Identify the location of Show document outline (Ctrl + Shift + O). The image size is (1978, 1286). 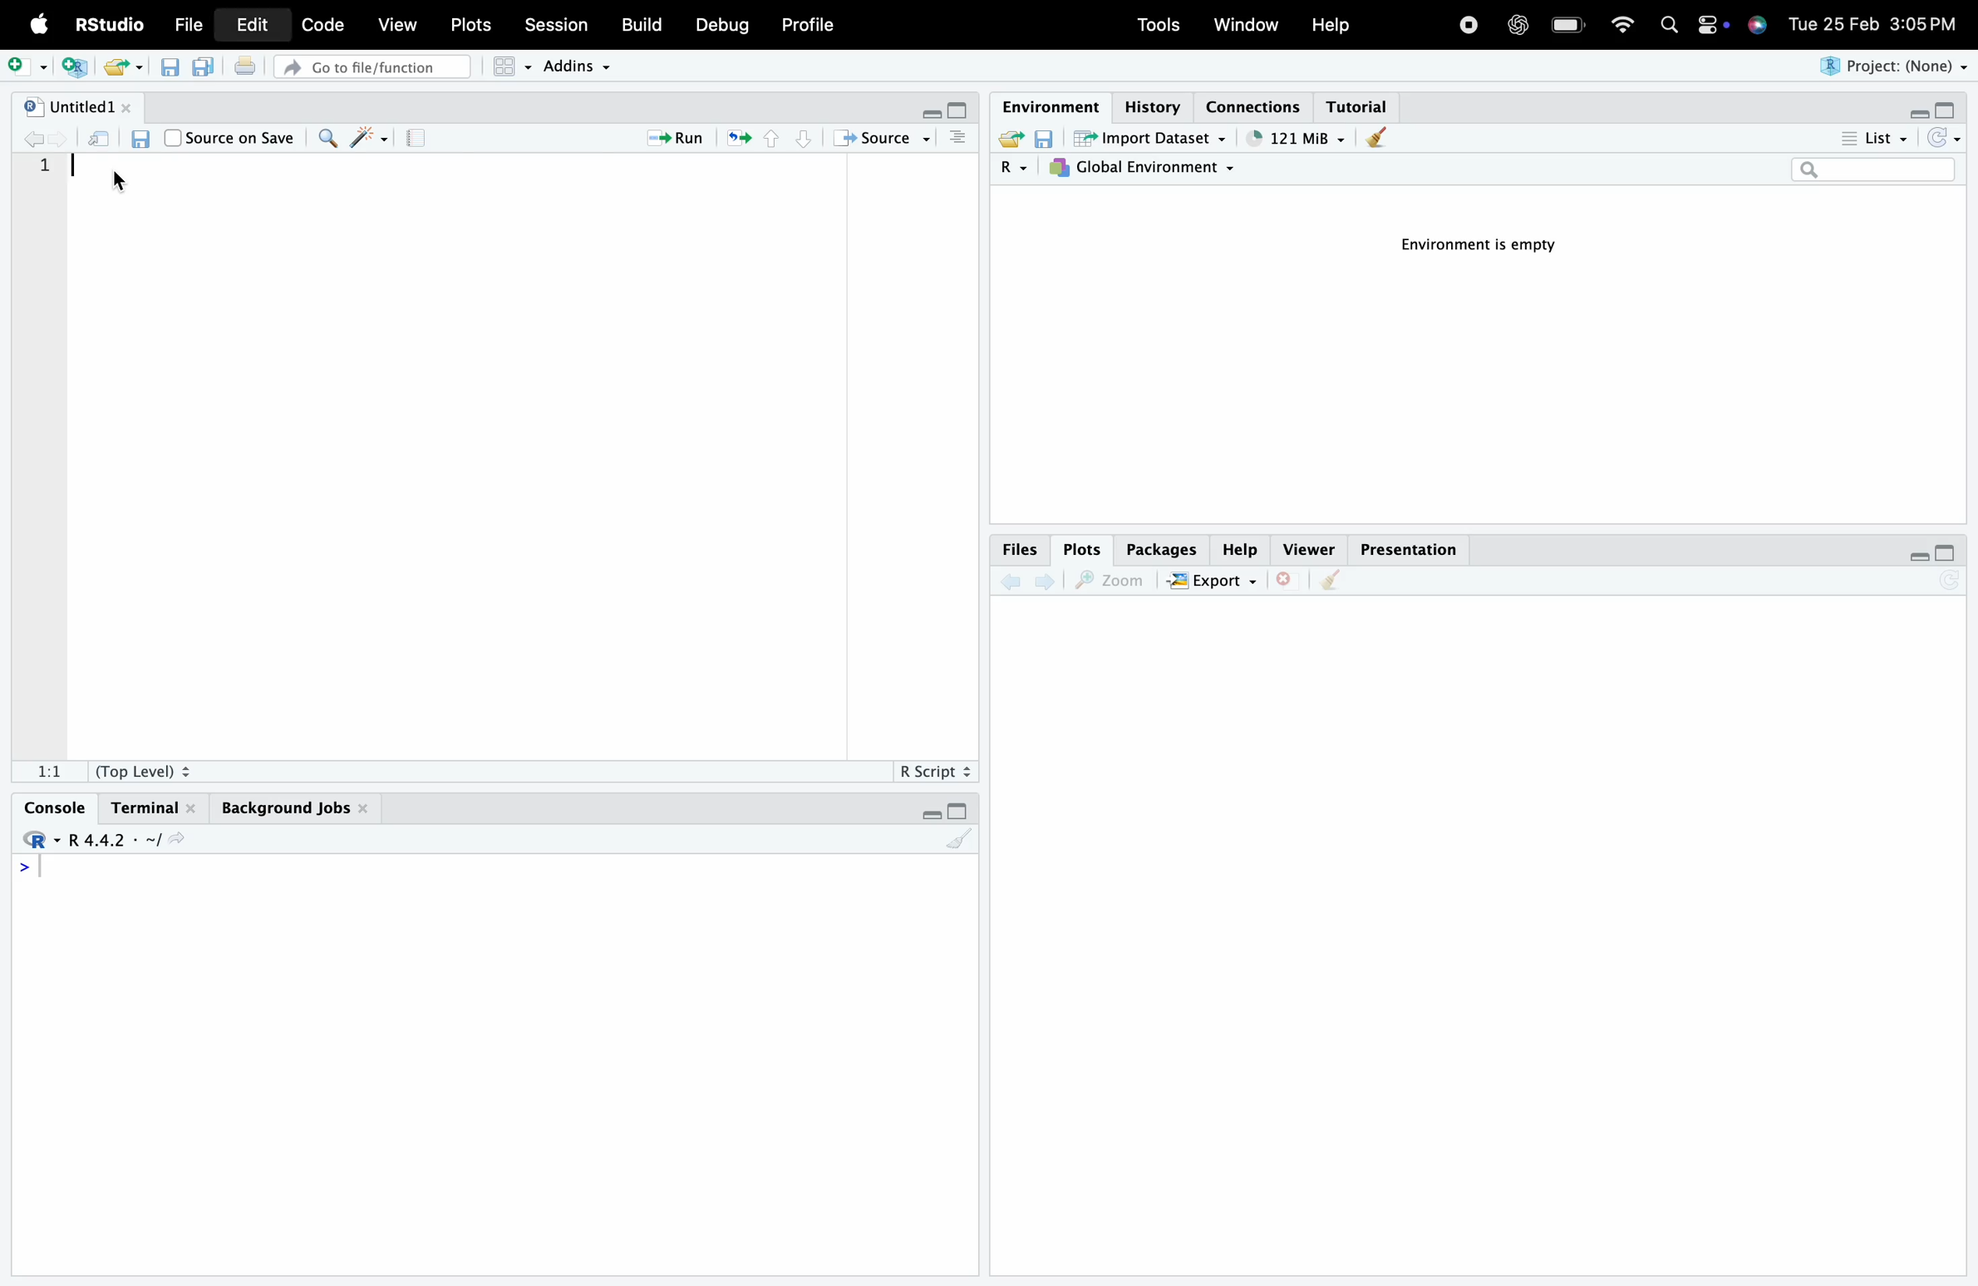
(959, 138).